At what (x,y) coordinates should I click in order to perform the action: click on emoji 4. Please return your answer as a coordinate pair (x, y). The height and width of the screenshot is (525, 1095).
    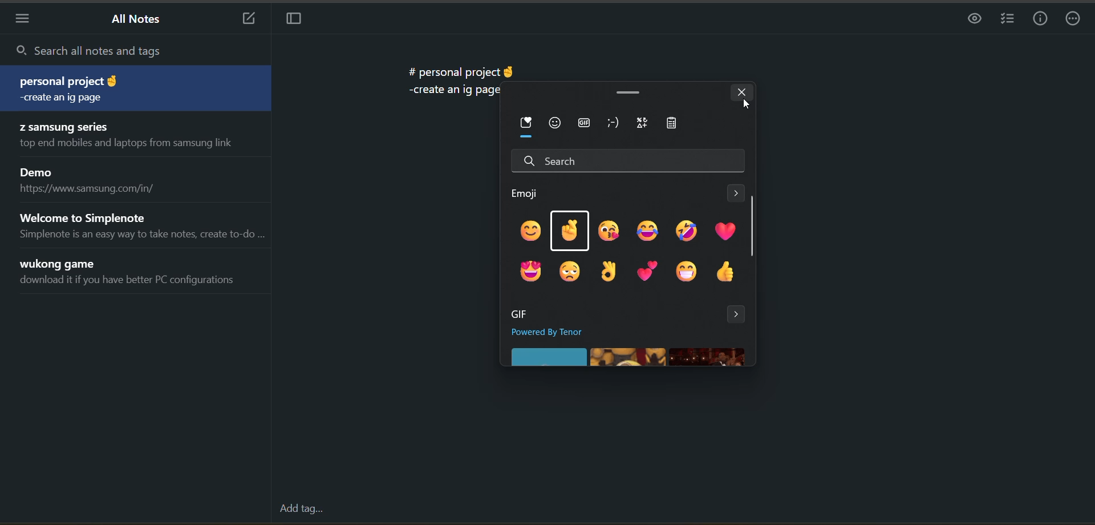
    Looking at the image, I should click on (650, 232).